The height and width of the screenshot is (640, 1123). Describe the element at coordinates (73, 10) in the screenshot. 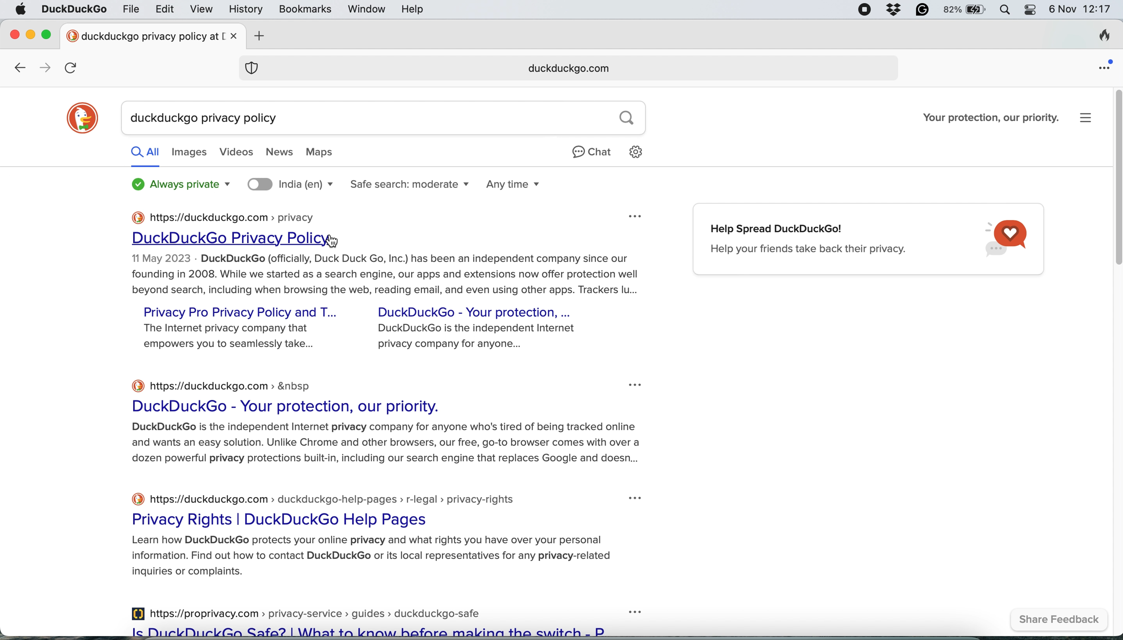

I see `duckduckgo` at that location.